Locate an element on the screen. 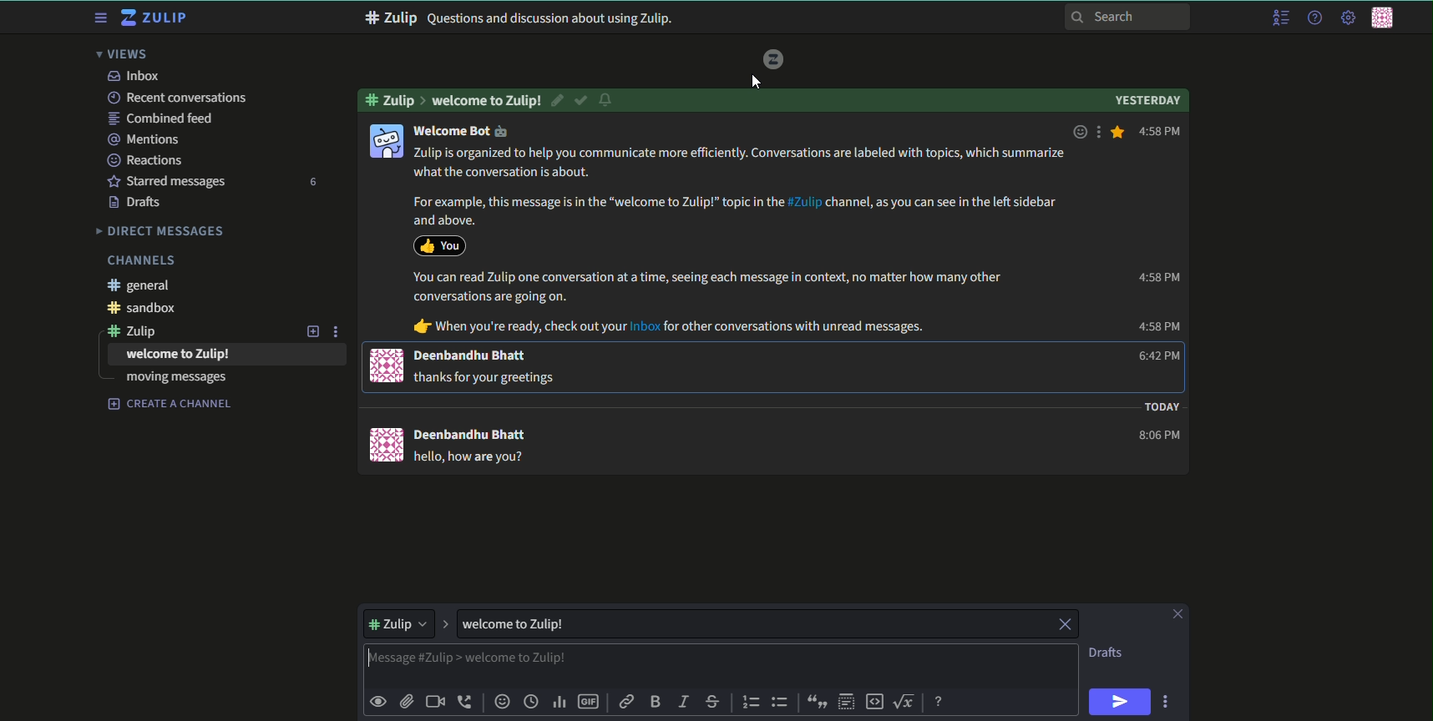 Image resolution: width=1433 pixels, height=721 pixels. # Zulip Questions and discussion about using Zulip. is located at coordinates (521, 17).